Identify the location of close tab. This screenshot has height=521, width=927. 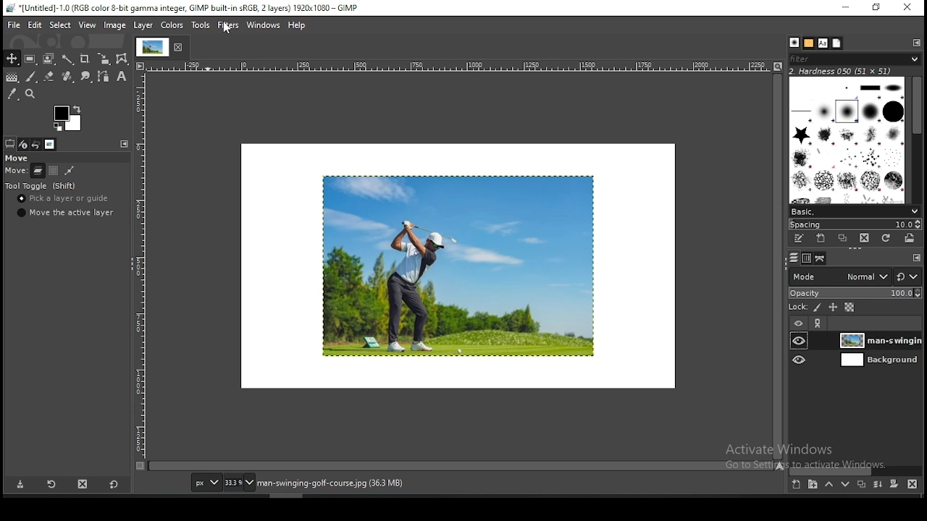
(180, 47).